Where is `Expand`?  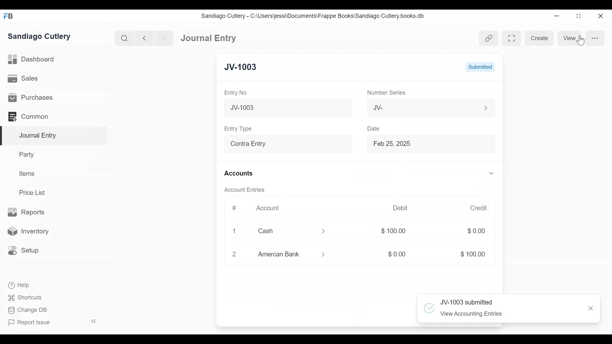 Expand is located at coordinates (322, 231).